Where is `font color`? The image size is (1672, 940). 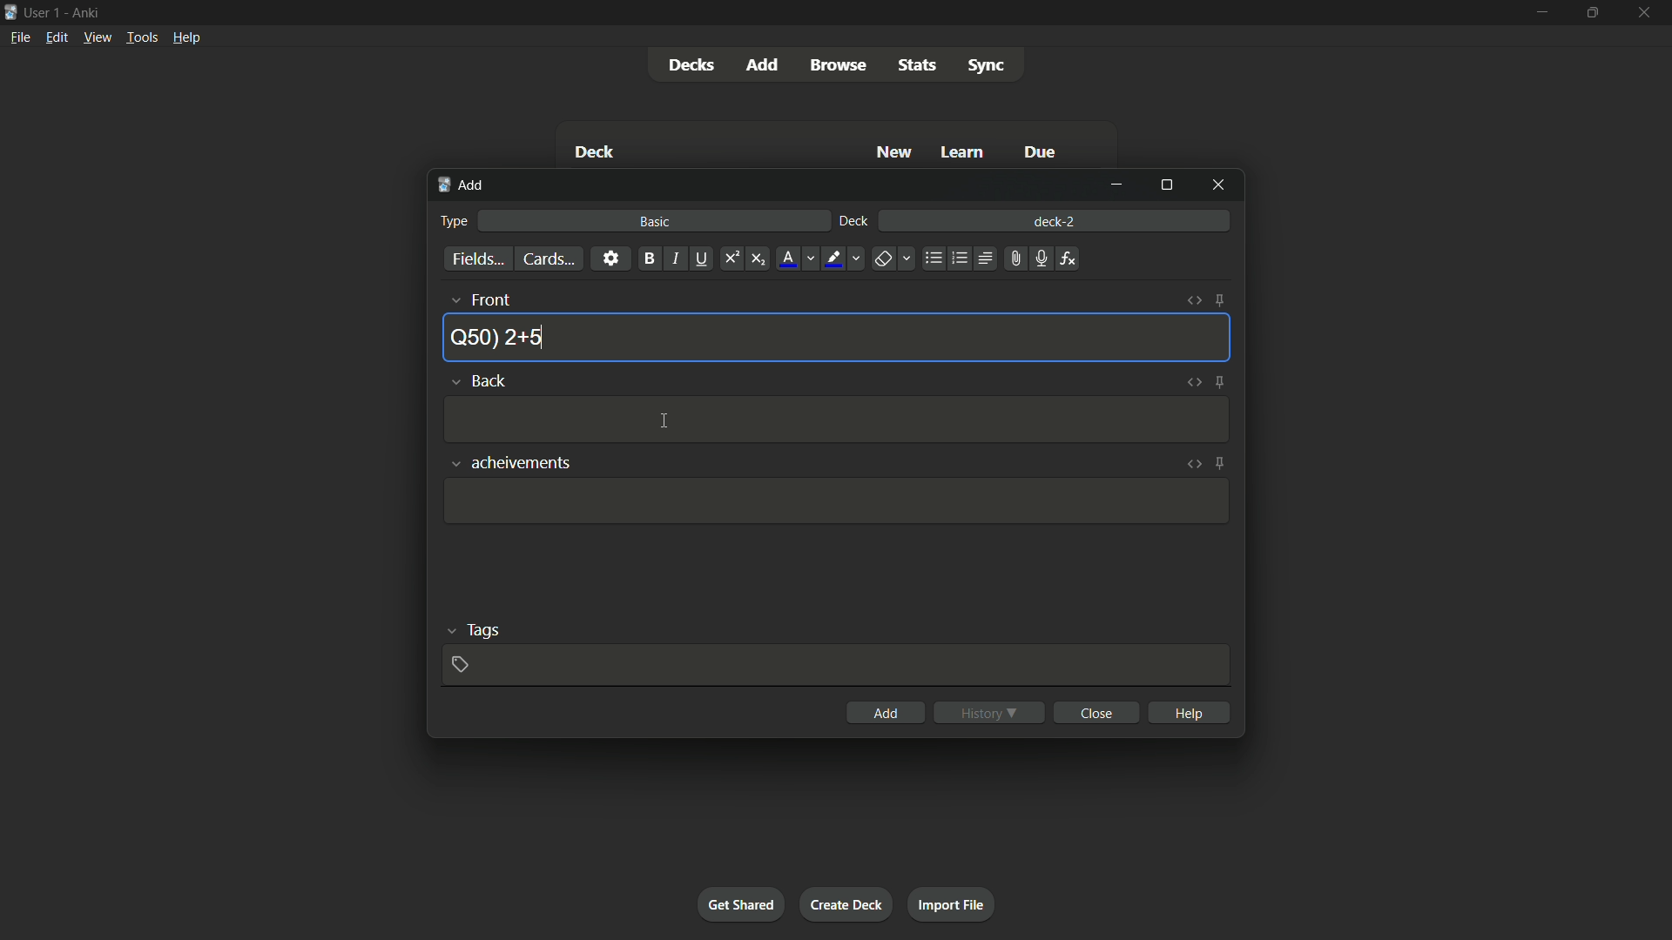
font color is located at coordinates (798, 258).